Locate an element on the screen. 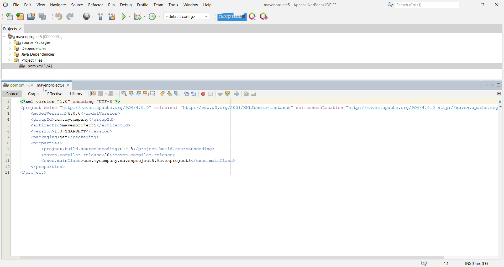 This screenshot has width=504, height=267. Check File is located at coordinates (220, 94).